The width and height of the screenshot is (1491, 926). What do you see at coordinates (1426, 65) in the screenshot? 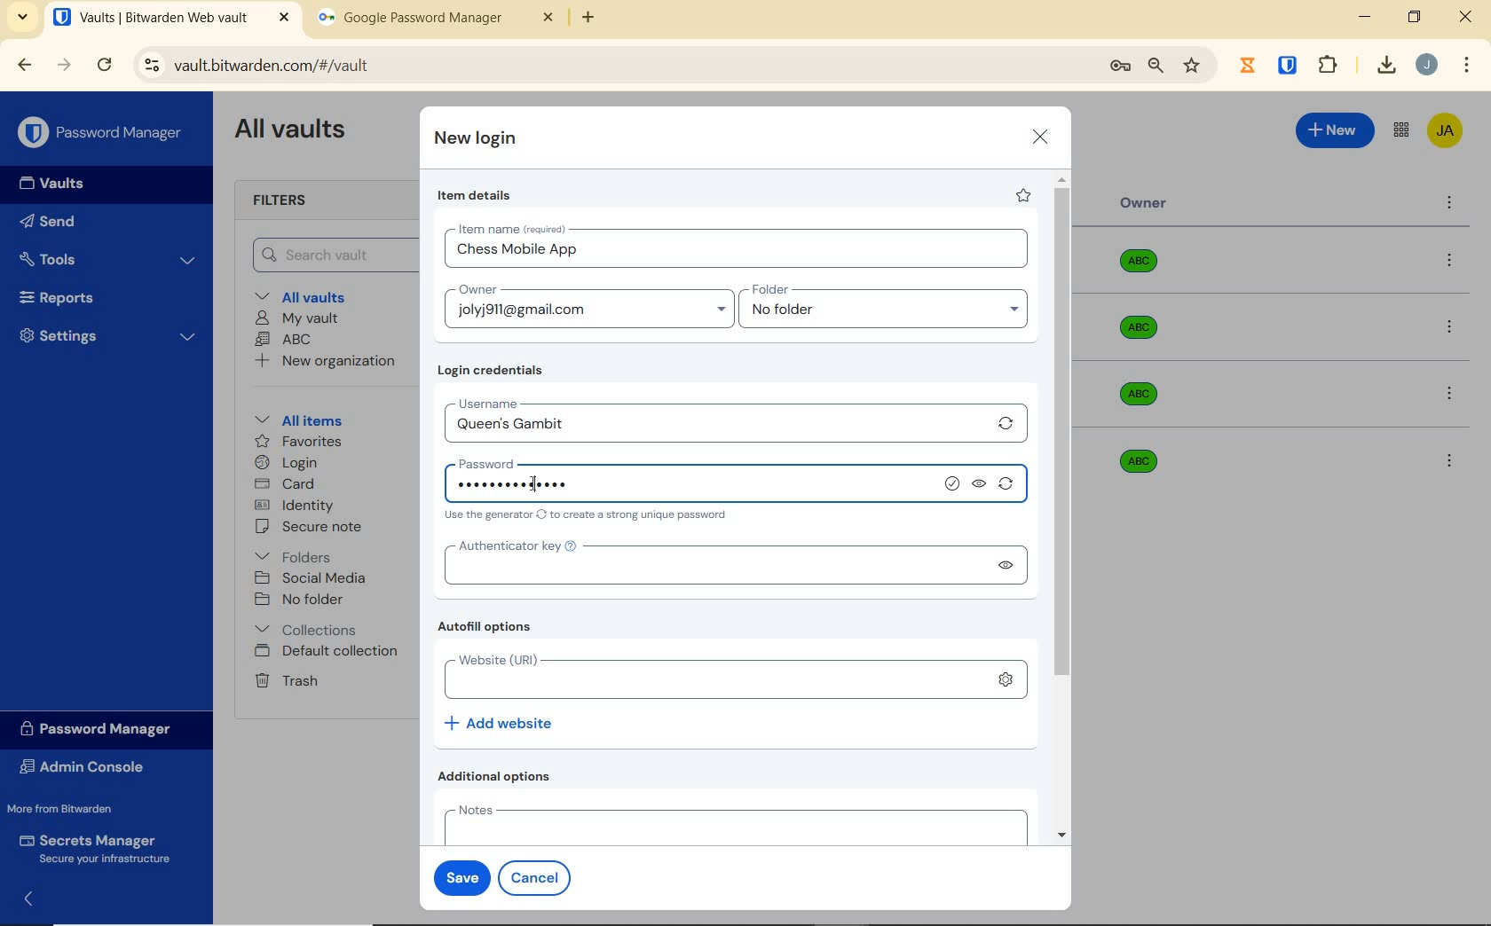
I see `Account` at bounding box center [1426, 65].